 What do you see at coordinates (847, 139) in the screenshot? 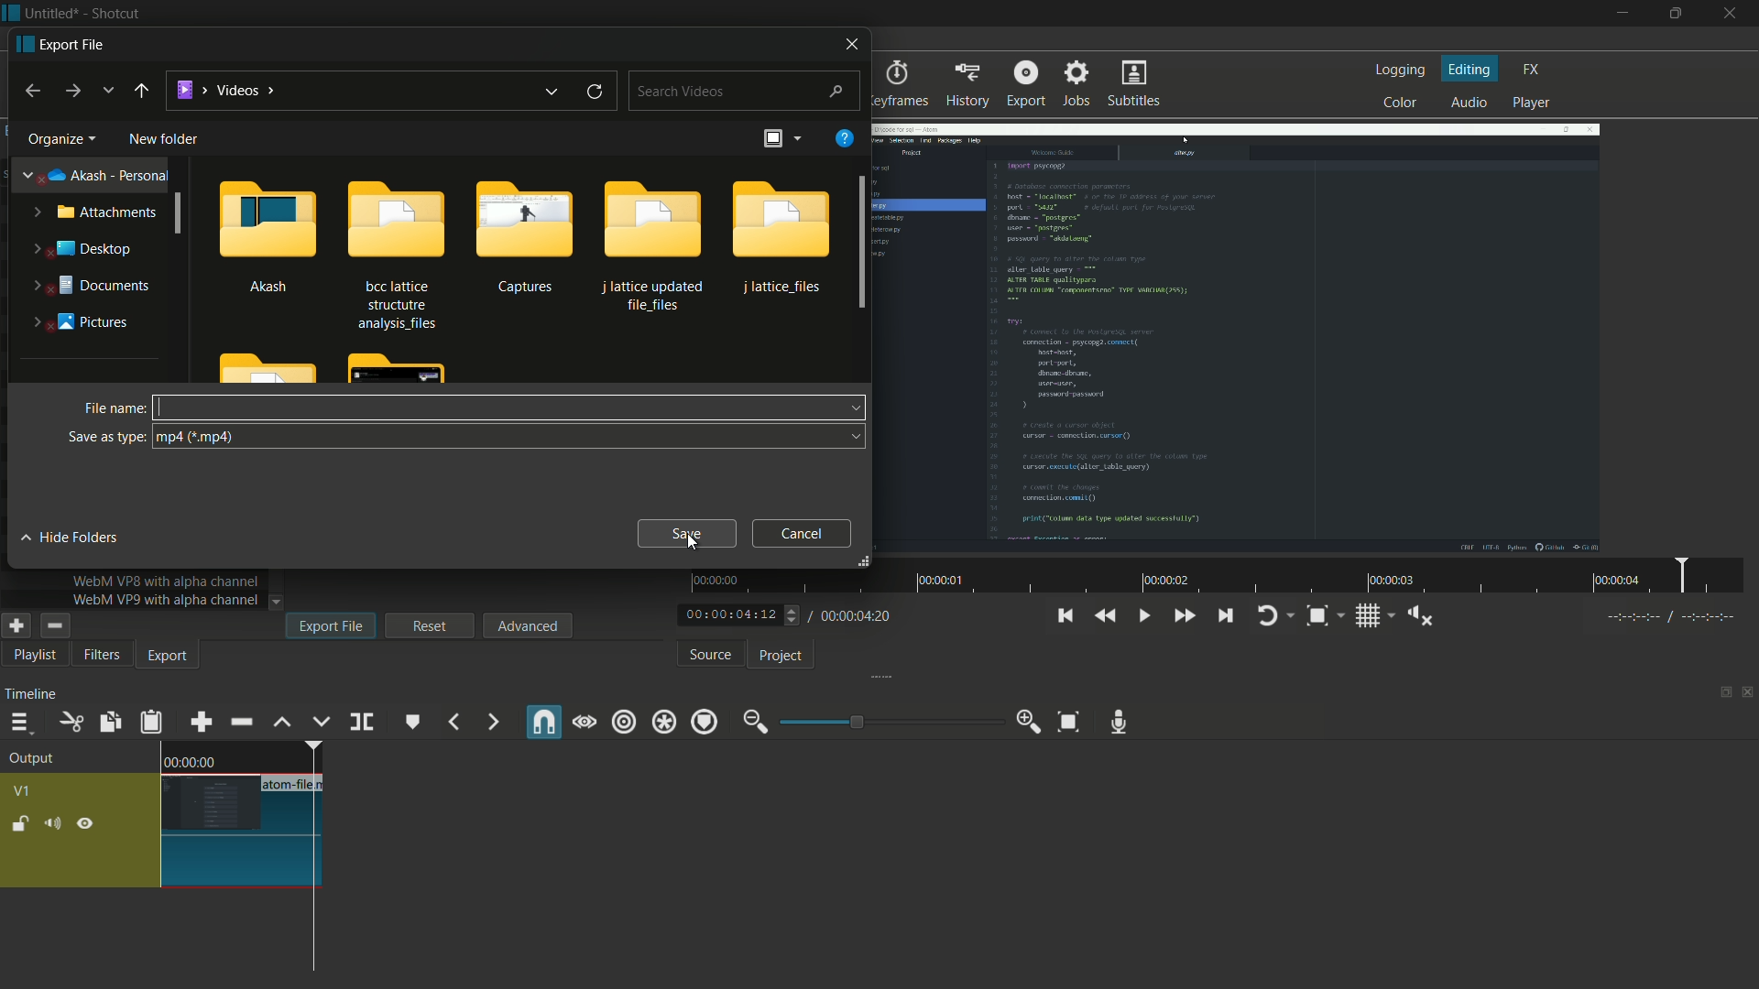
I see `elp` at bounding box center [847, 139].